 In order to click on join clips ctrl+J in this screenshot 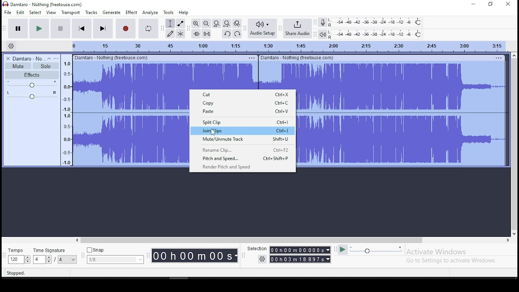, I will do `click(242, 131)`.